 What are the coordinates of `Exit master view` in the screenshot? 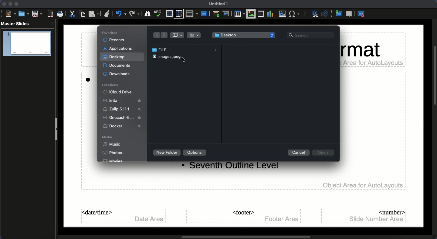 It's located at (361, 14).